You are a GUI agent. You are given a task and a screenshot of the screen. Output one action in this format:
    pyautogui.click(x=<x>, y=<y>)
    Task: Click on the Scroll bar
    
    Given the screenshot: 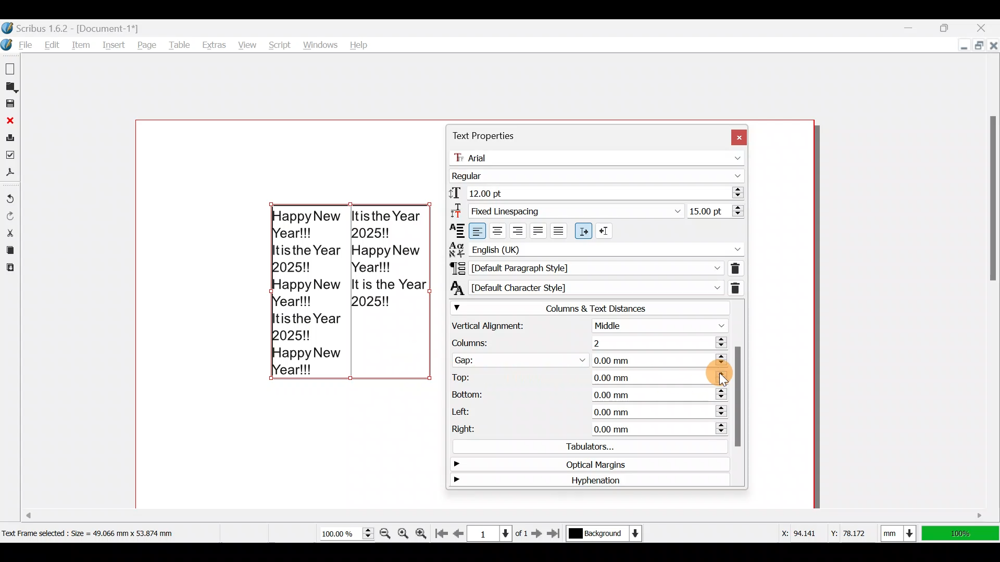 What is the action you would take?
    pyautogui.click(x=739, y=393)
    